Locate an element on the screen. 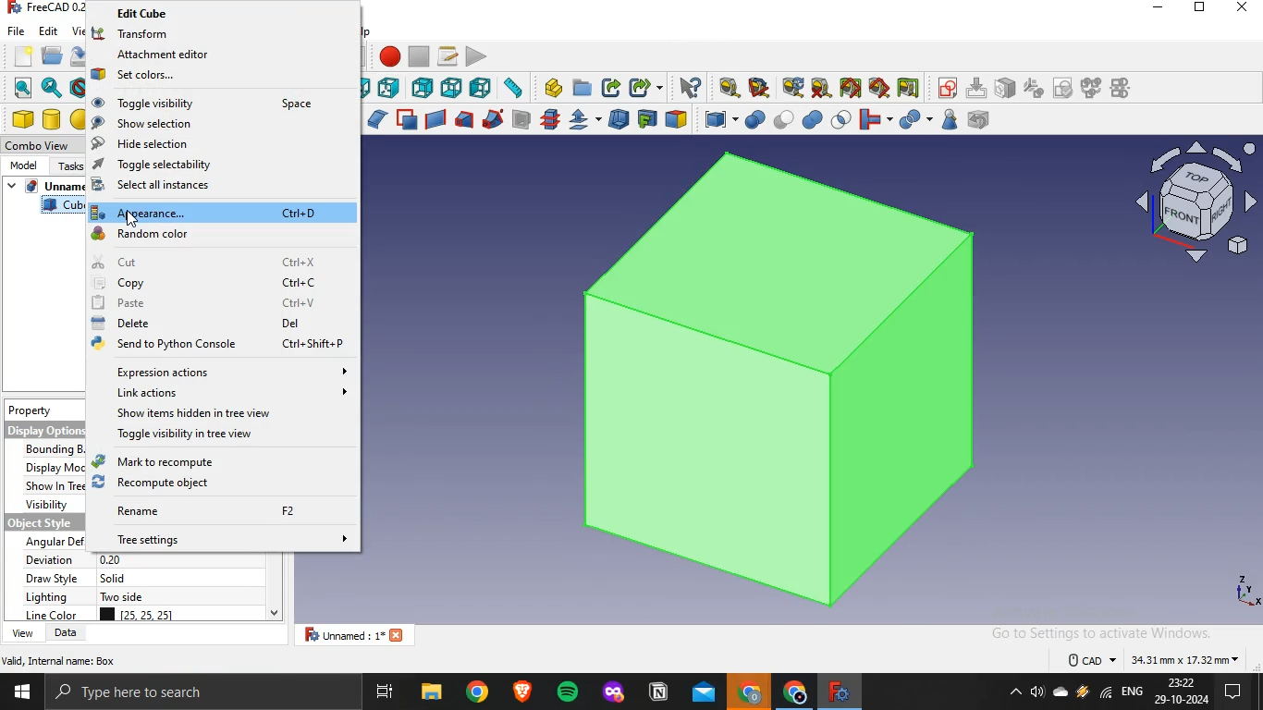  join objects is located at coordinates (874, 117).